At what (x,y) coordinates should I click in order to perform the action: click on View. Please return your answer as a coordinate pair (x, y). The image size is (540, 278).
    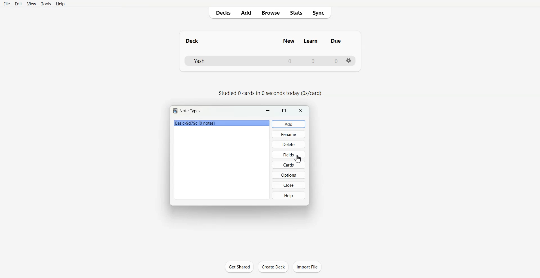
    Looking at the image, I should click on (32, 4).